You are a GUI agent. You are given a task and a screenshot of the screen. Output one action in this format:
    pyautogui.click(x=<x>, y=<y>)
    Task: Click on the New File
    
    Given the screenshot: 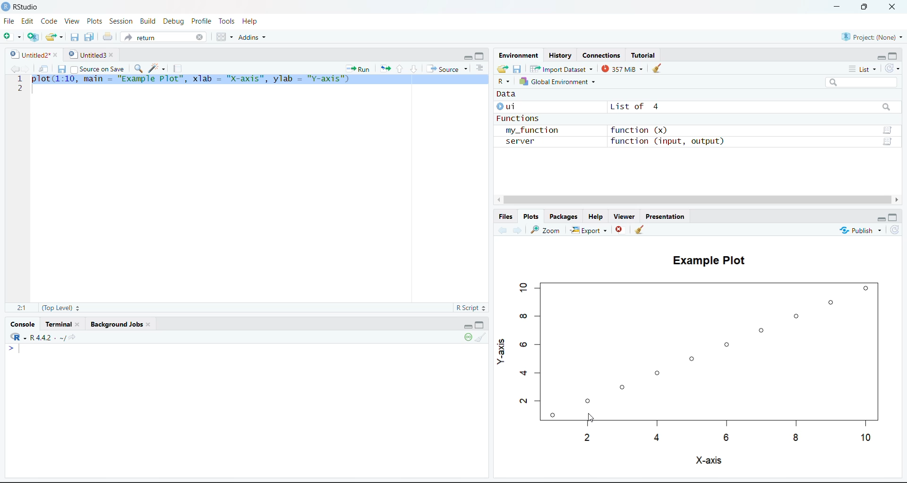 What is the action you would take?
    pyautogui.click(x=12, y=36)
    